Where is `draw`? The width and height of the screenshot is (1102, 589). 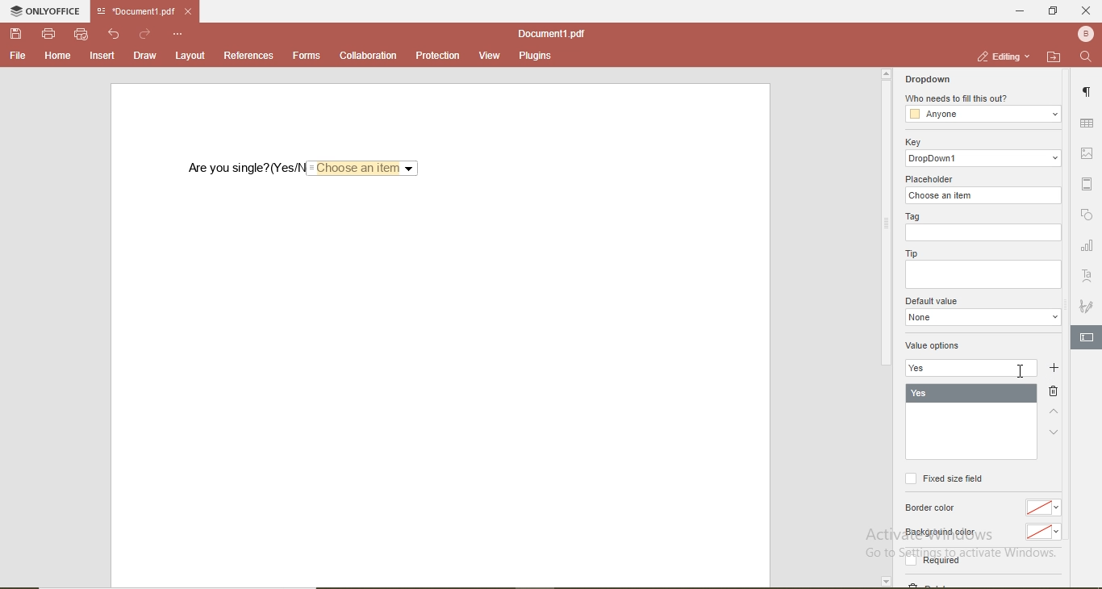
draw is located at coordinates (144, 56).